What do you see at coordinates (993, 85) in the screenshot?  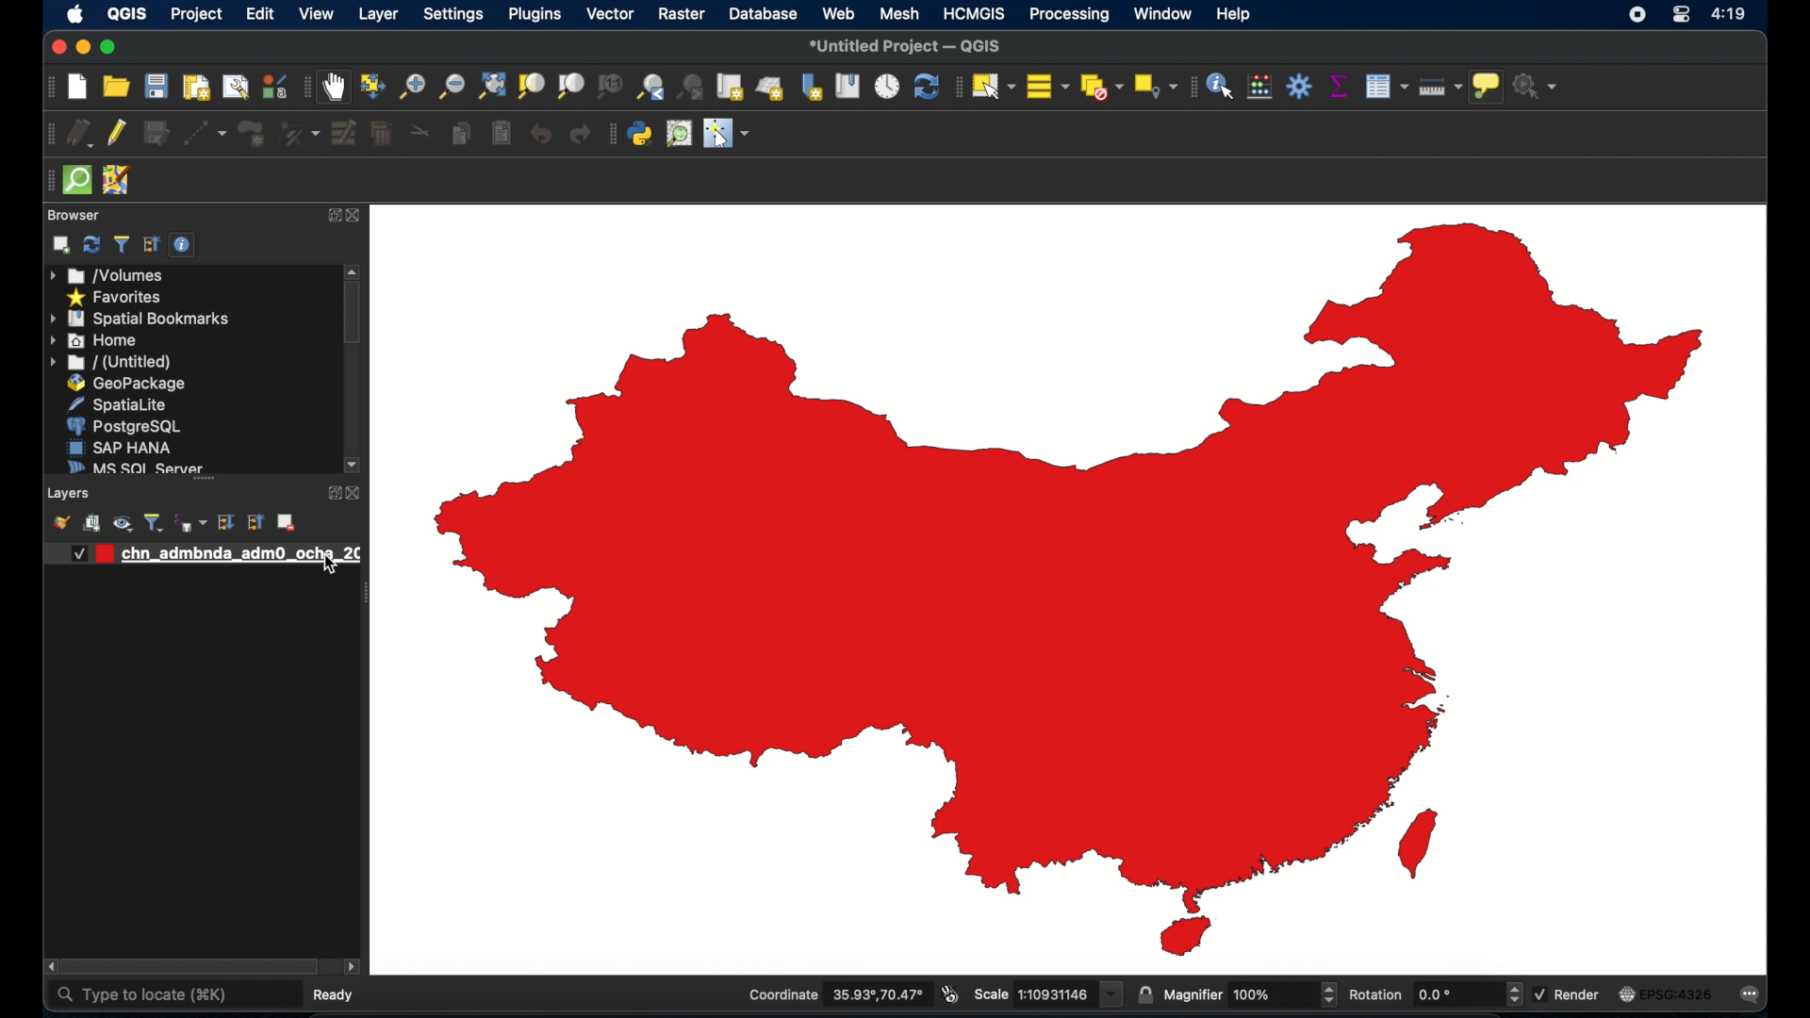 I see `select features by area or single click` at bounding box center [993, 85].